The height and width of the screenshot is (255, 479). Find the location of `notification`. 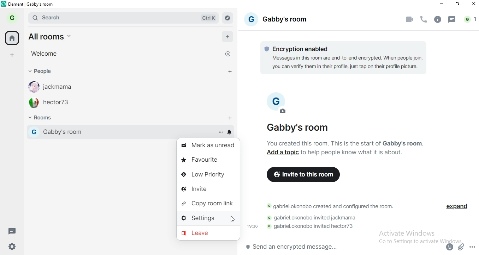

notification is located at coordinates (229, 132).